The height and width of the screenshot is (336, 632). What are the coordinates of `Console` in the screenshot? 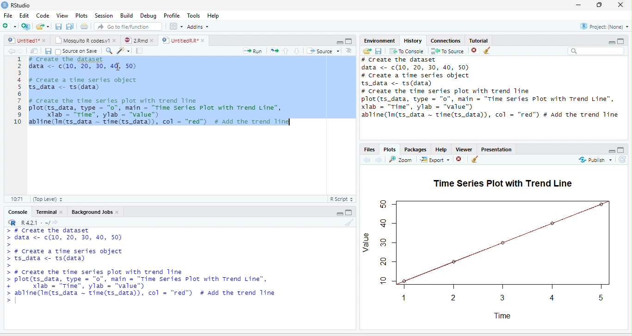 It's located at (18, 212).